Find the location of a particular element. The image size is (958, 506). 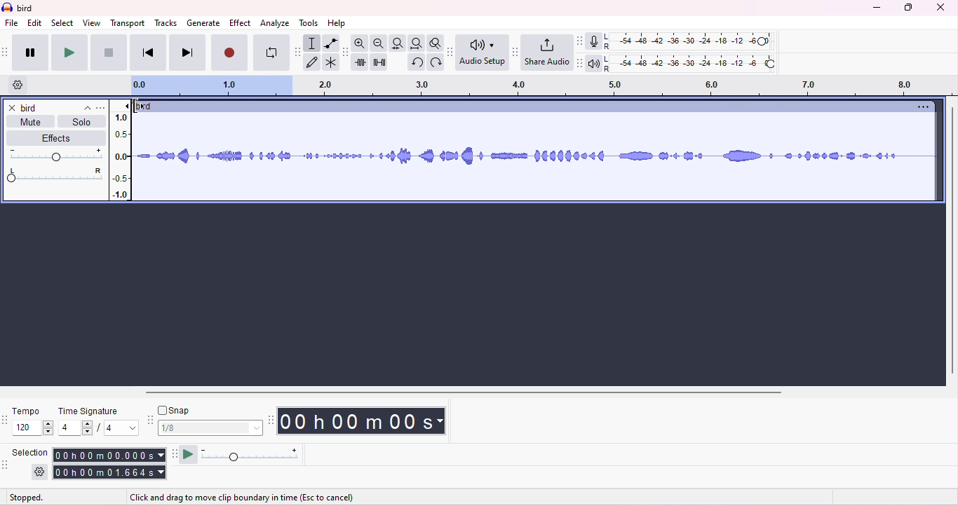

edit tools is located at coordinates (345, 51).